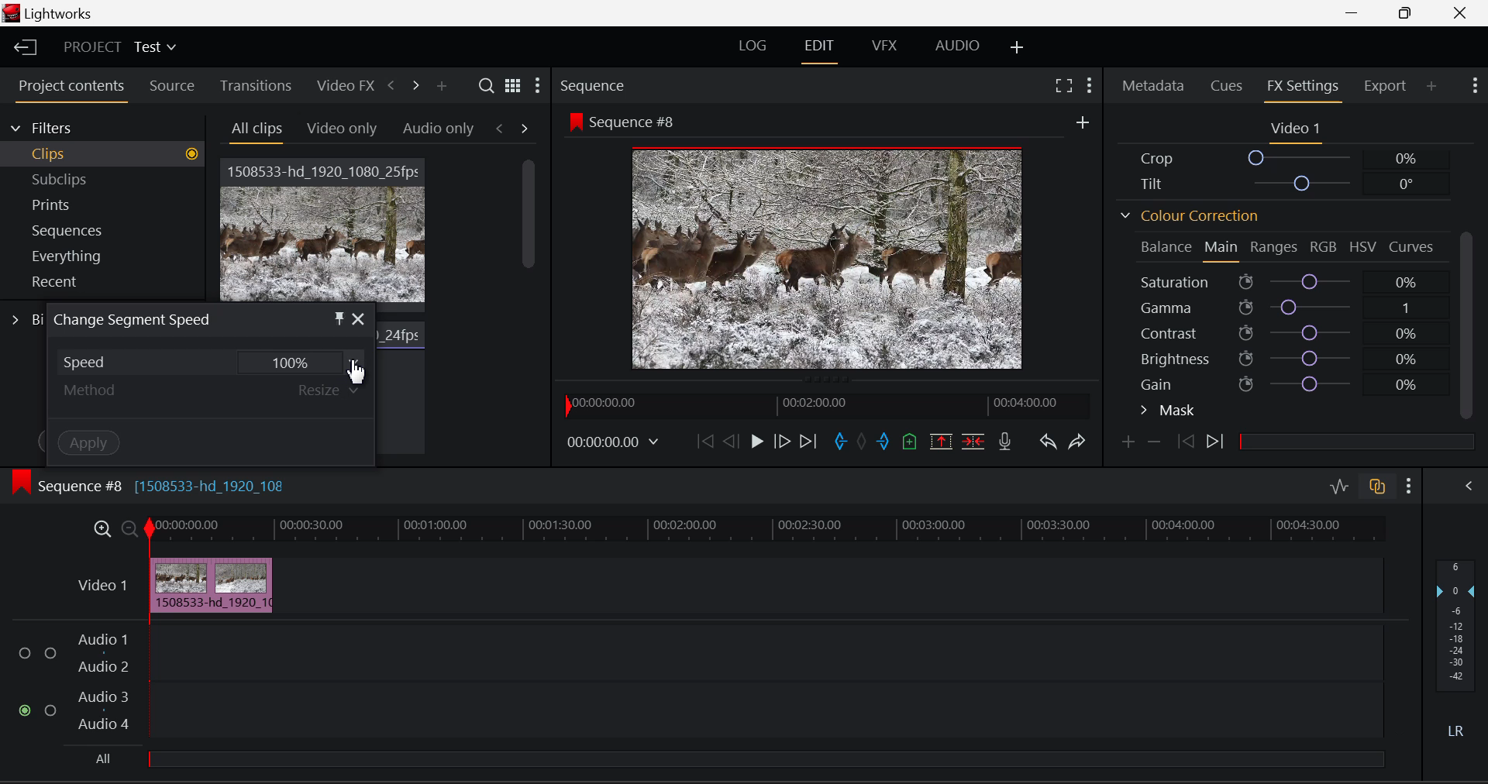  Describe the element at coordinates (101, 127) in the screenshot. I see `Filters Selection` at that location.